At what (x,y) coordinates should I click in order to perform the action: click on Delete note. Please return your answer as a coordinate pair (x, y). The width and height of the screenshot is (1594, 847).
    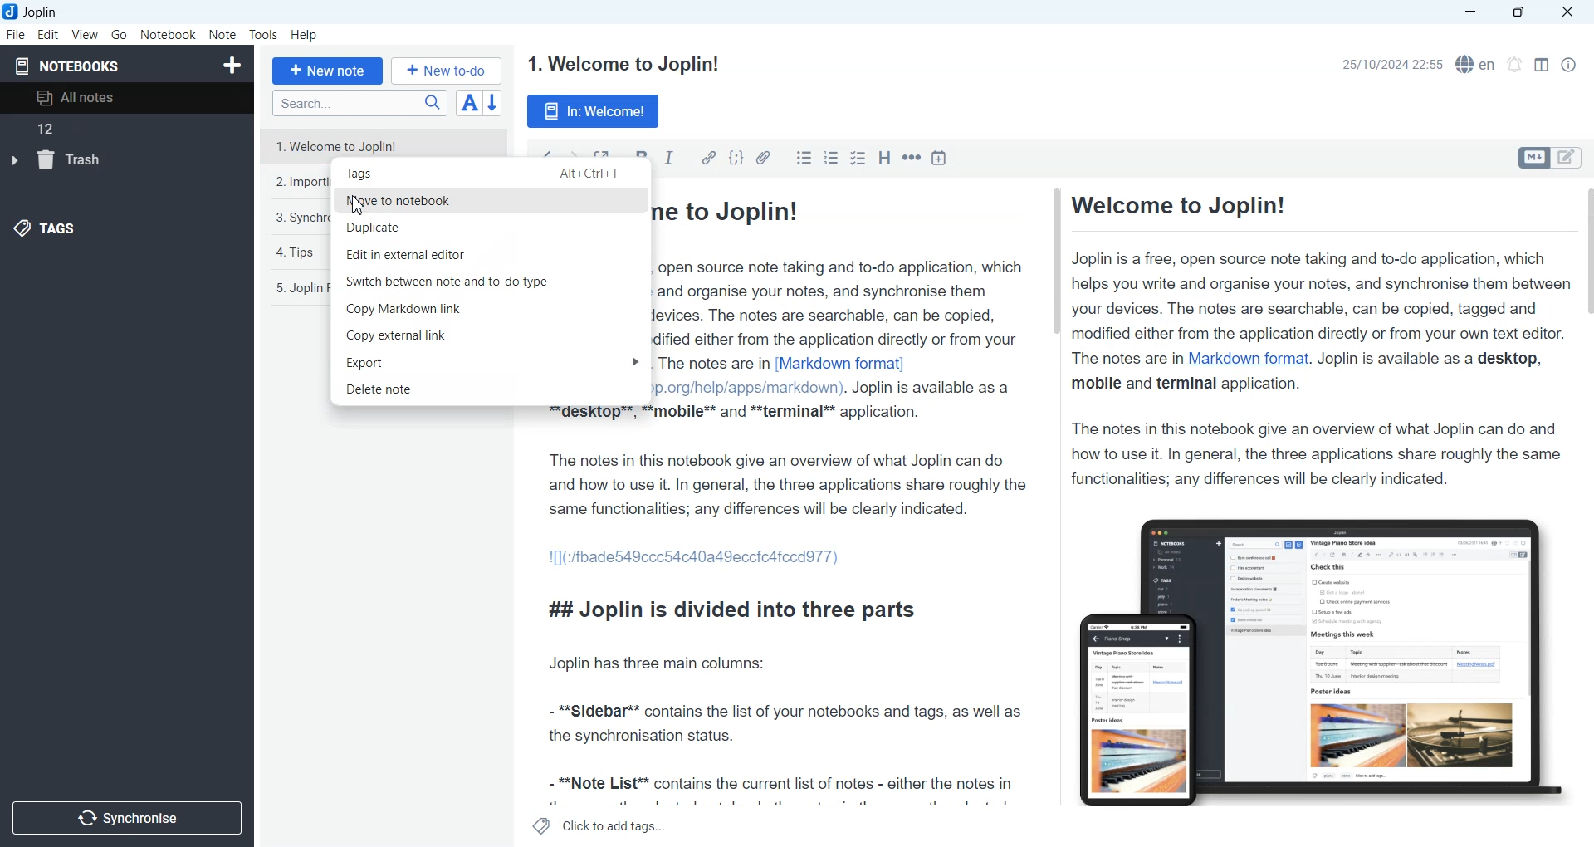
    Looking at the image, I should click on (491, 389).